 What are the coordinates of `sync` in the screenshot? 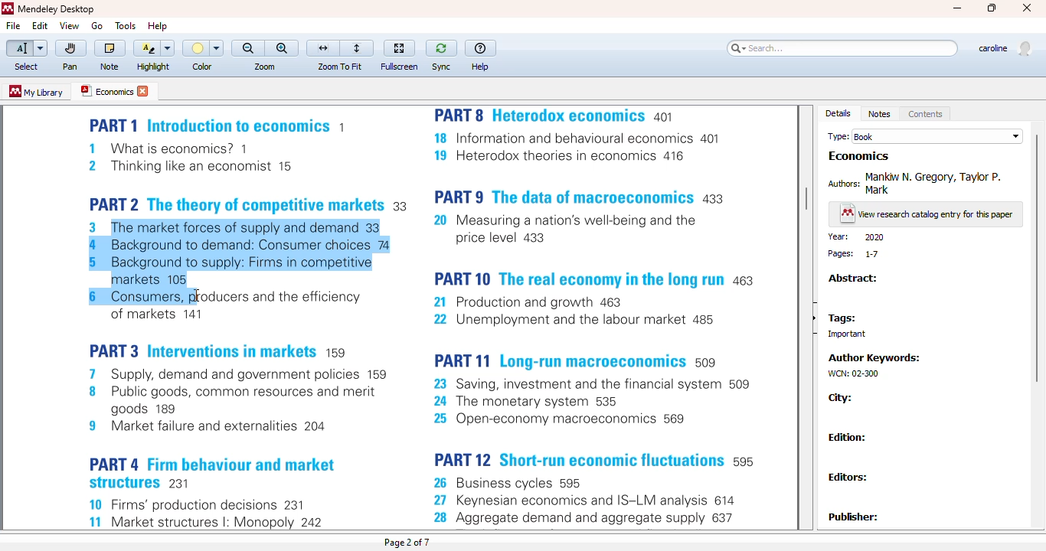 It's located at (441, 67).